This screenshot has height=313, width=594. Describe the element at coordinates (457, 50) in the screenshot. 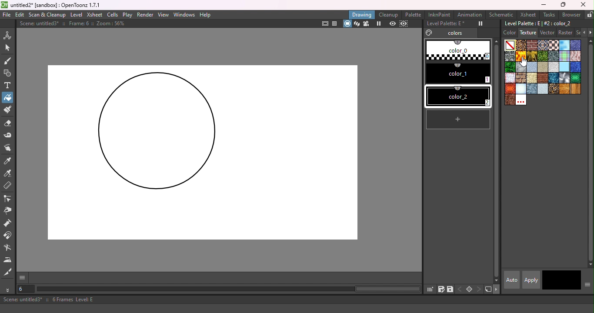

I see `#0 color_0 (1)` at that location.